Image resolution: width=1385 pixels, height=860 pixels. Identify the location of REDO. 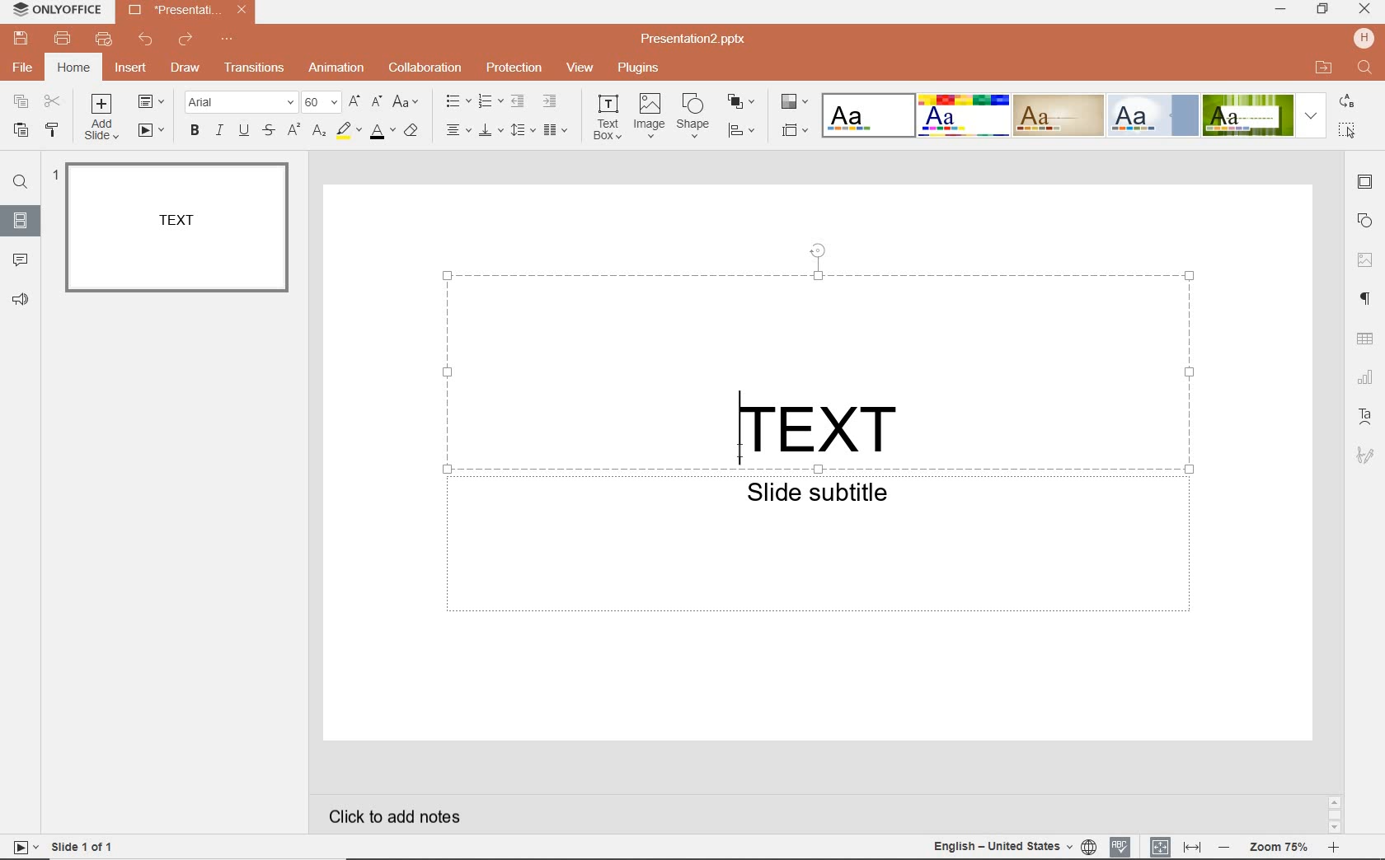
(183, 40).